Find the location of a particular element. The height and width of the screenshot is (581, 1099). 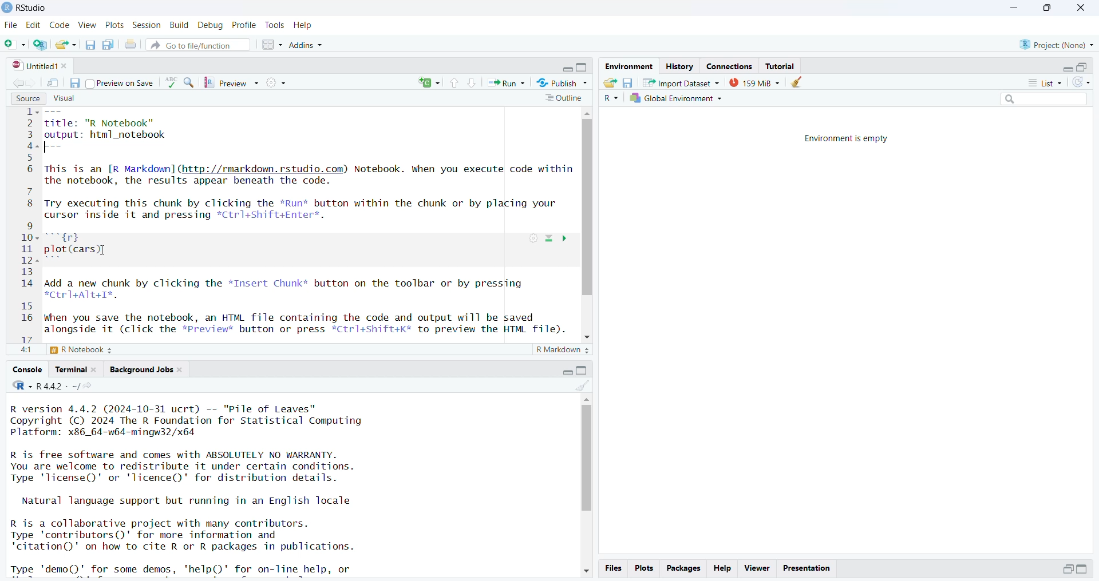

load workspace is located at coordinates (610, 82).